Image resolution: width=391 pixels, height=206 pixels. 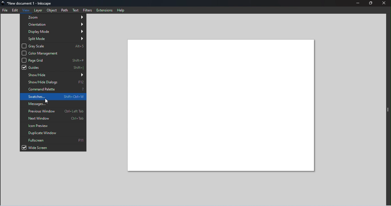 I want to click on File, so click(x=5, y=11).